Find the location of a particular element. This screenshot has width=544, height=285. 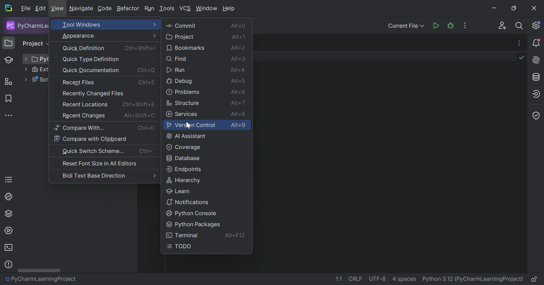

Reset Font Size in All Editors is located at coordinates (99, 163).